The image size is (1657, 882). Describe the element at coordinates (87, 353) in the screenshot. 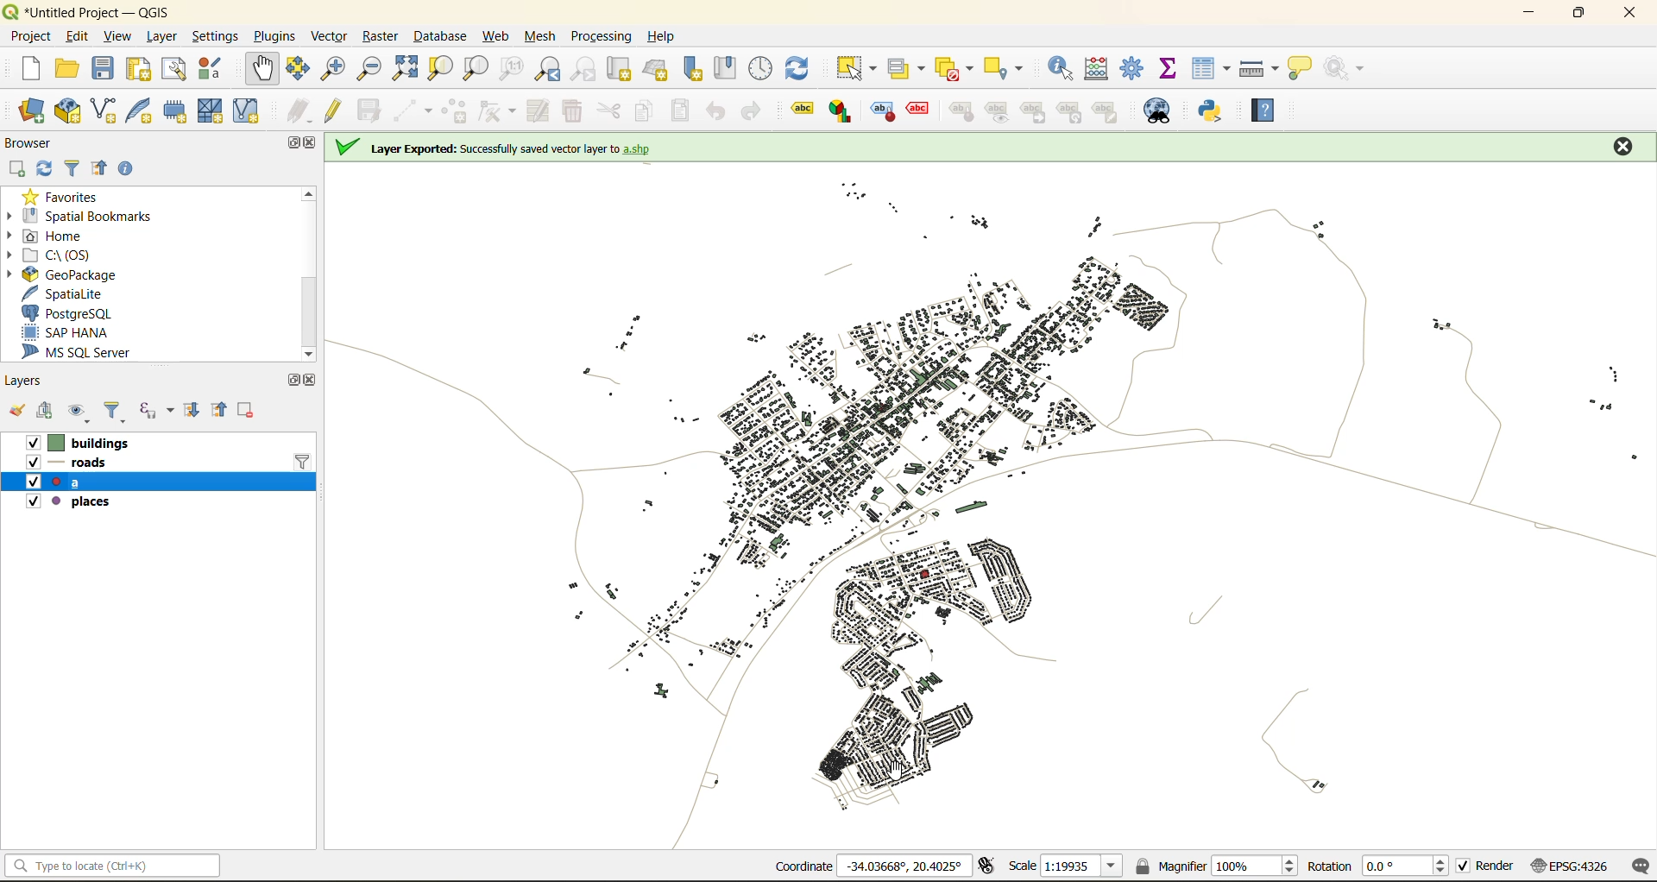

I see `ms sql server` at that location.